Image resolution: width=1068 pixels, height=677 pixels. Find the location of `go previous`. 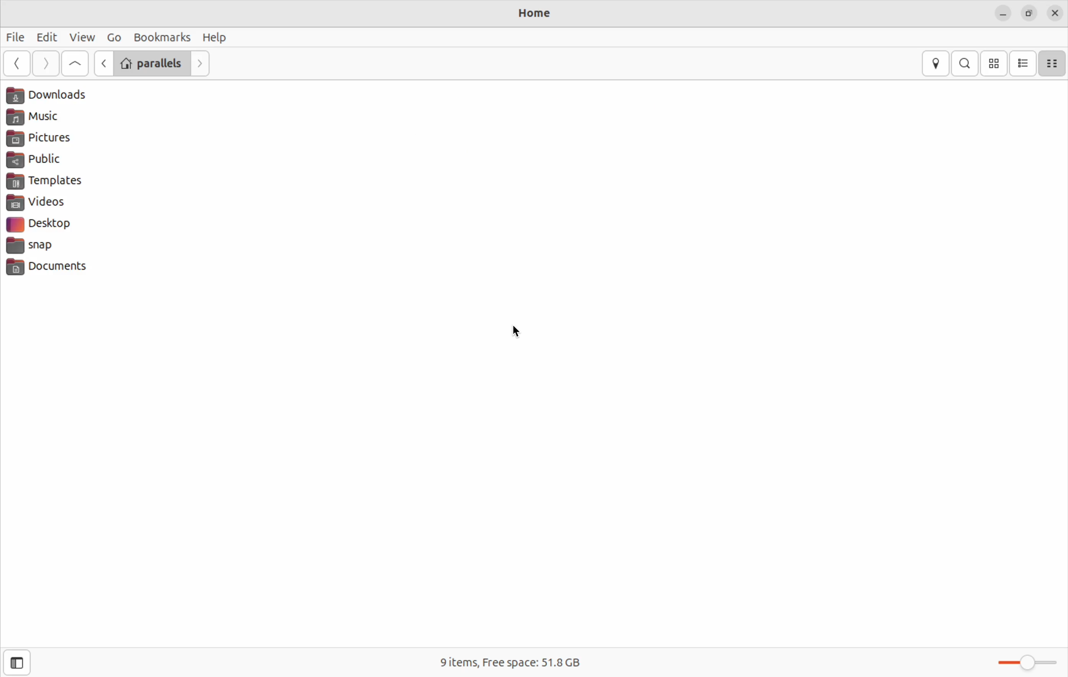

go previous is located at coordinates (17, 64).